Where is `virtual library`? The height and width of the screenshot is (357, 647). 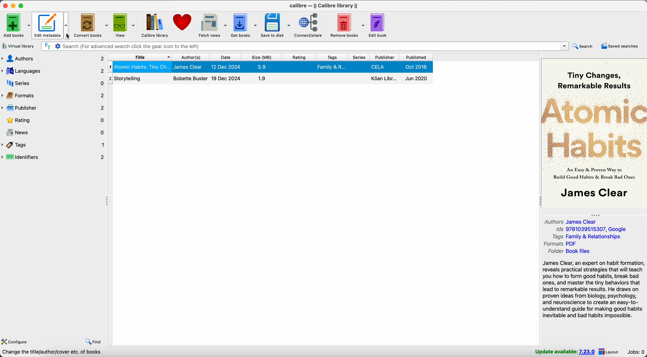 virtual library is located at coordinates (18, 46).